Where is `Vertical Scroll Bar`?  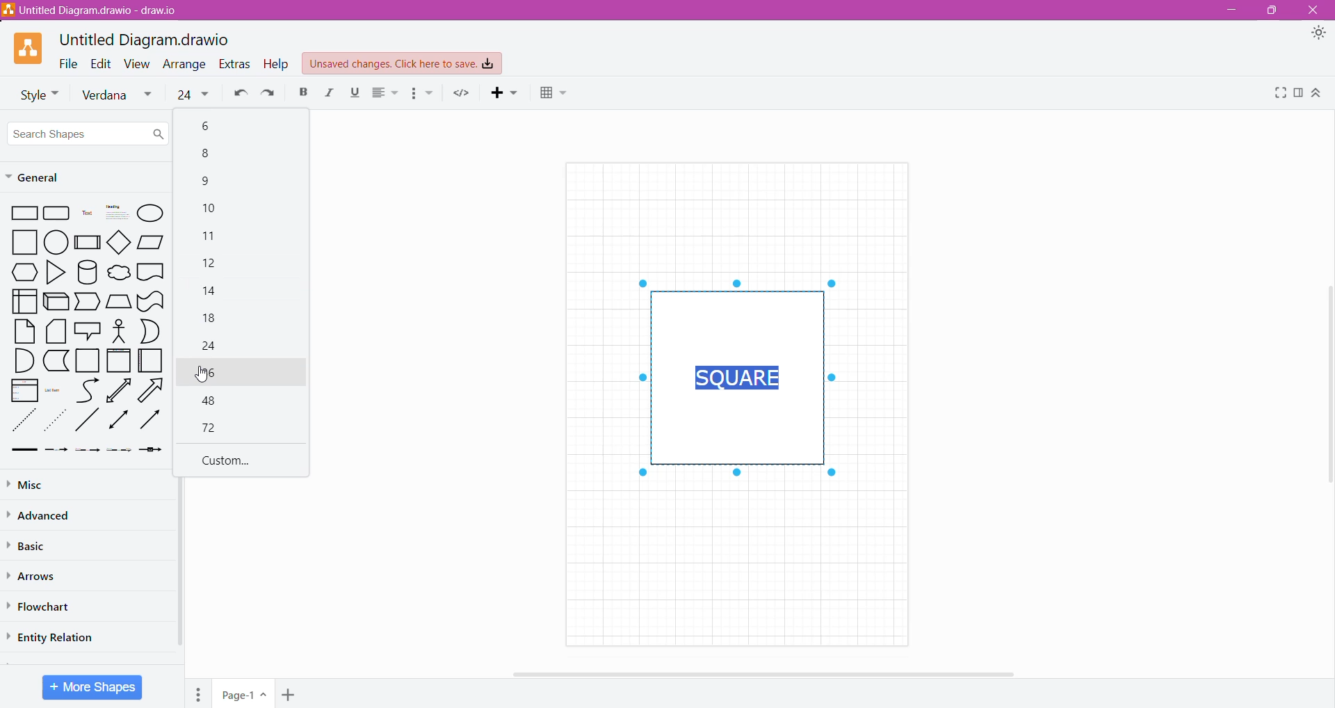
Vertical Scroll Bar is located at coordinates (1327, 385).